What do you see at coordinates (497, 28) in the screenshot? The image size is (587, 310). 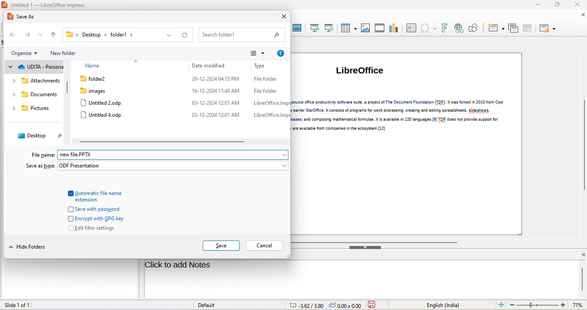 I see `new slide` at bounding box center [497, 28].